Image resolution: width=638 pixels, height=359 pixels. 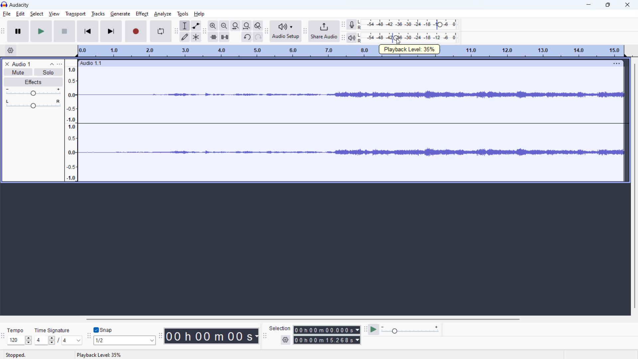 What do you see at coordinates (343, 37) in the screenshot?
I see `playback meter toolbar` at bounding box center [343, 37].